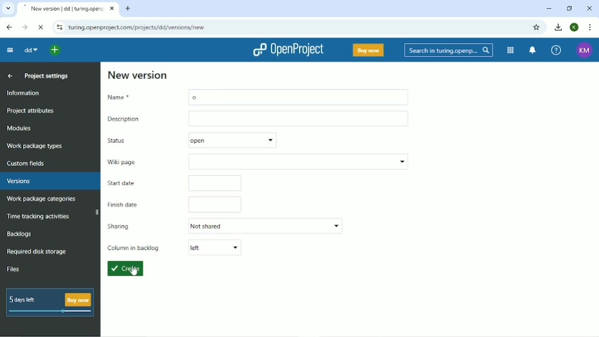  What do you see at coordinates (173, 184) in the screenshot?
I see `Start date` at bounding box center [173, 184].